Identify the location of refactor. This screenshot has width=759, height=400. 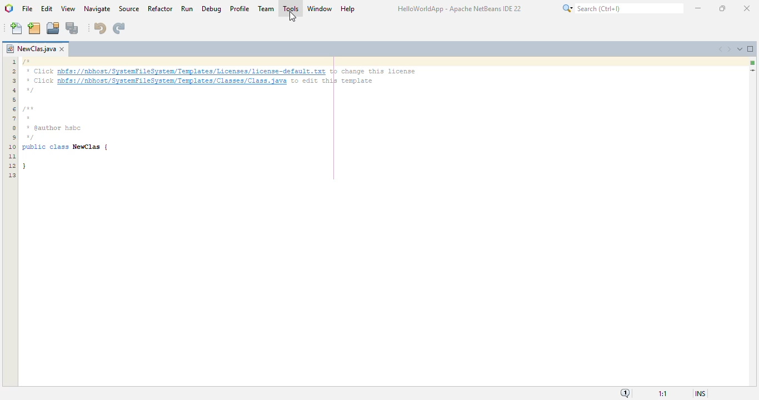
(160, 8).